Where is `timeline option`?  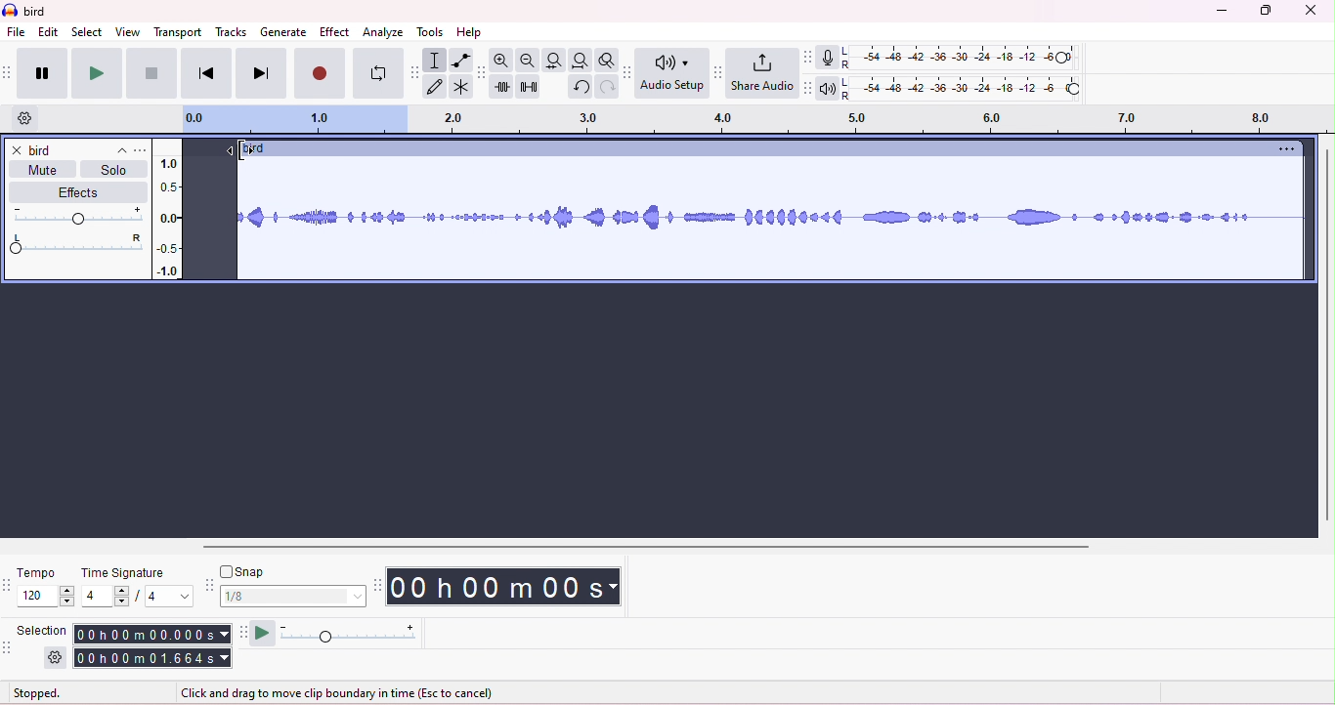
timeline option is located at coordinates (25, 118).